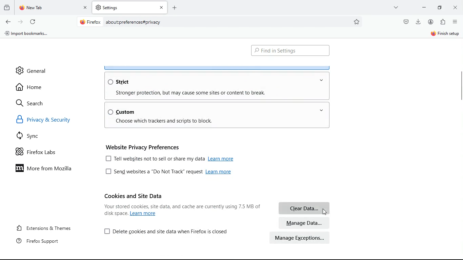  What do you see at coordinates (42, 241) in the screenshot?
I see `firefox support` at bounding box center [42, 241].